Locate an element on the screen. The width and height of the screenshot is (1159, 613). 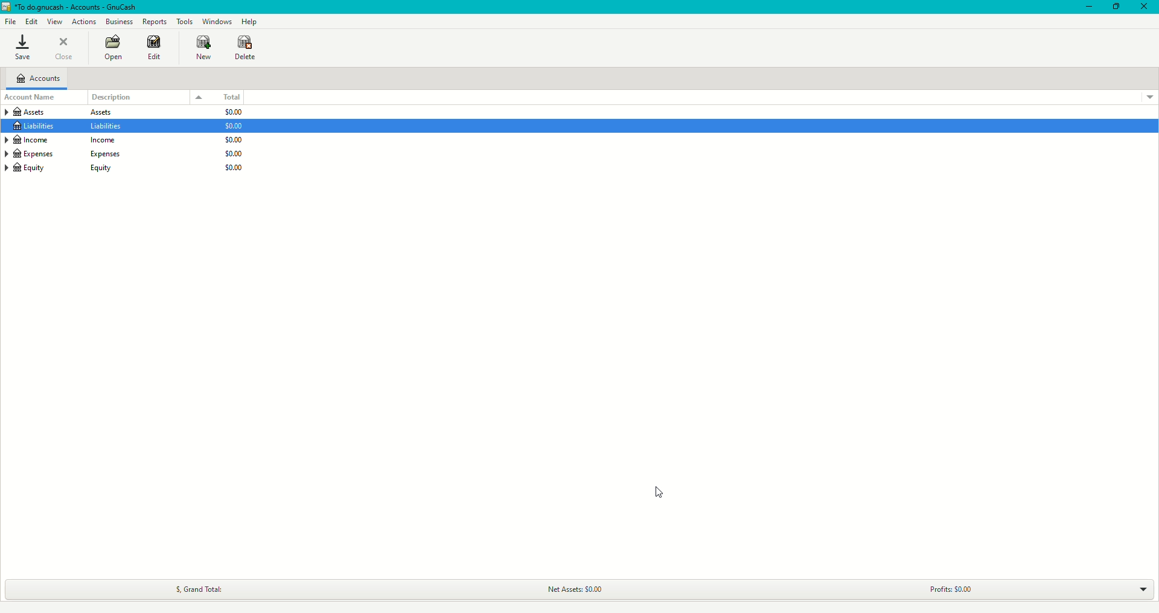
Reports is located at coordinates (155, 21).